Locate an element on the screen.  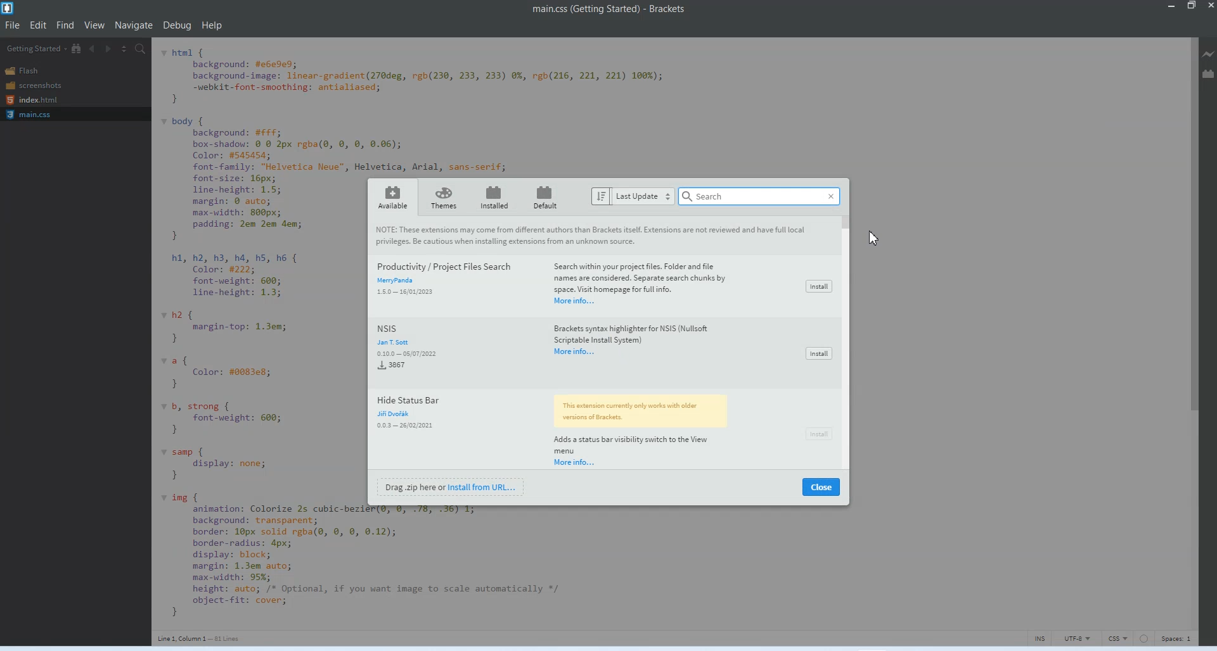
Hide Status Bar is located at coordinates (571, 429).